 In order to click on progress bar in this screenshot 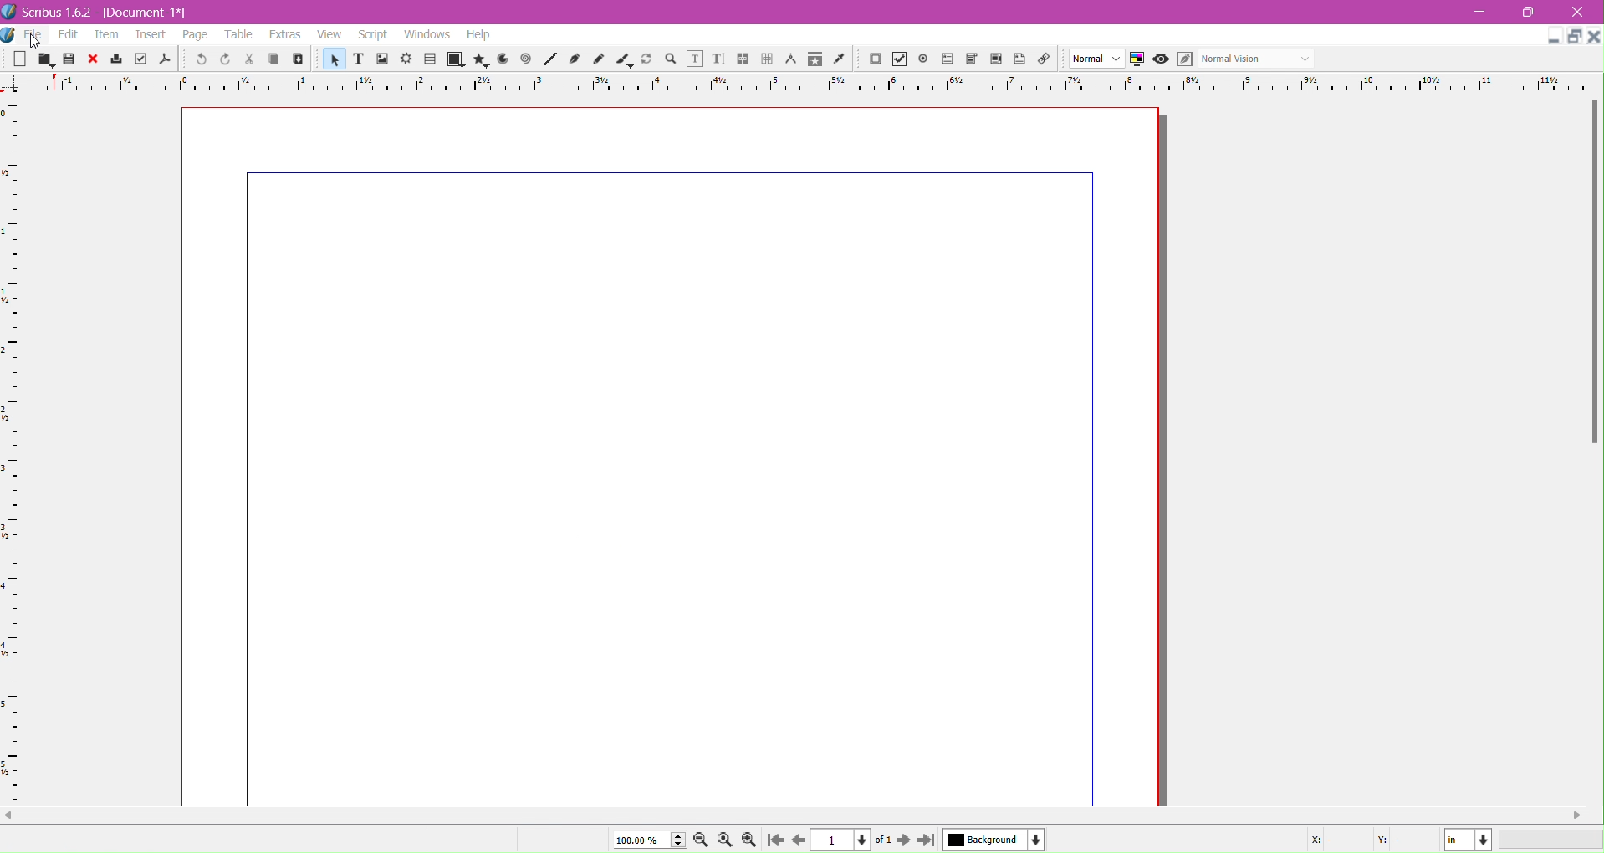, I will do `click(1552, 840)`.